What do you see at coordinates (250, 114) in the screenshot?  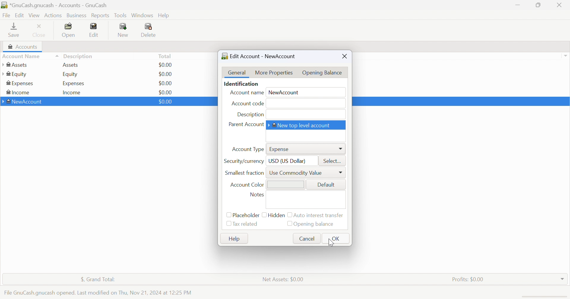 I see `Description` at bounding box center [250, 114].